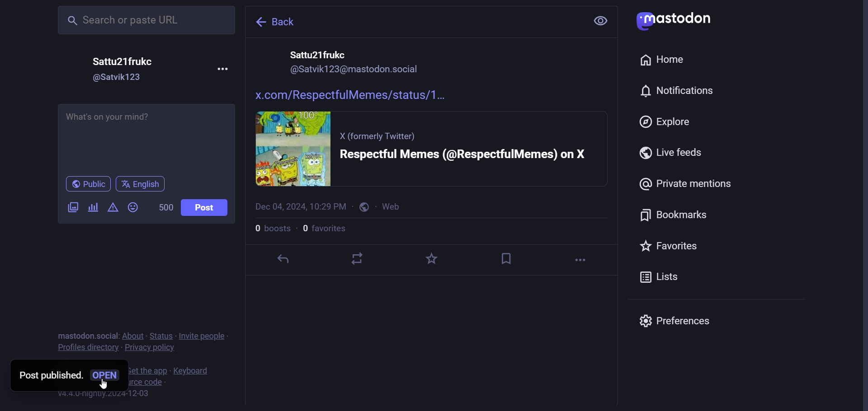 The height and width of the screenshot is (411, 868). Describe the element at coordinates (161, 336) in the screenshot. I see `status` at that location.